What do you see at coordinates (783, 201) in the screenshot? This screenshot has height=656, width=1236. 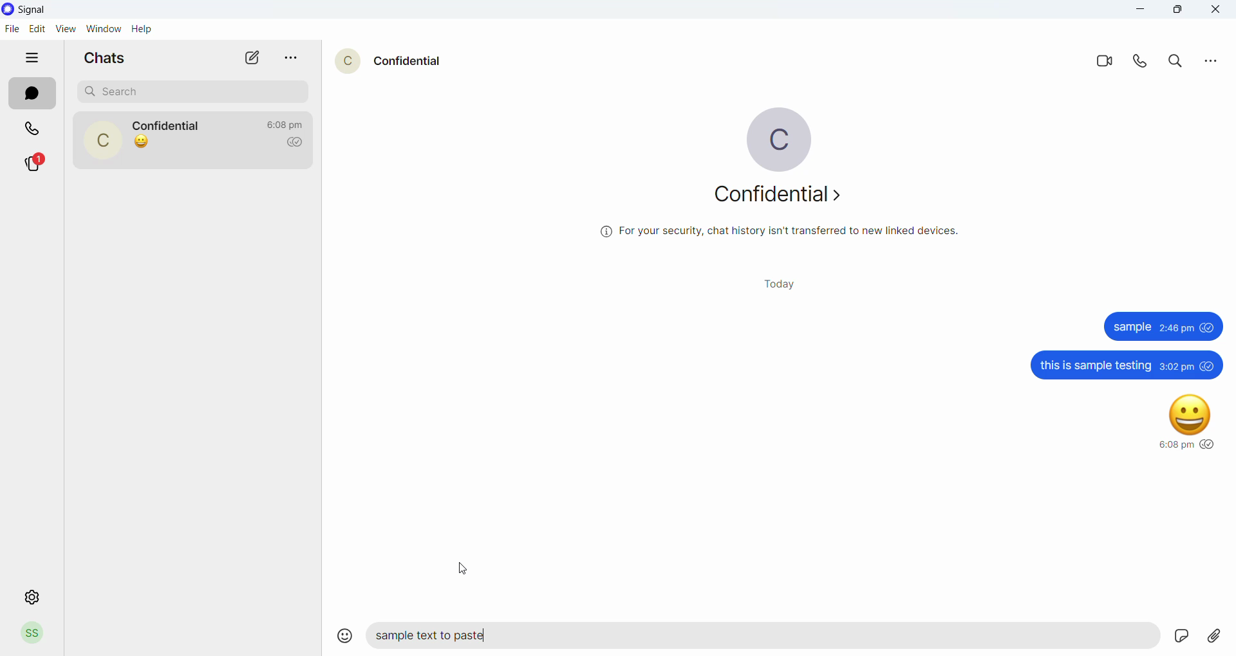 I see `about contact` at bounding box center [783, 201].